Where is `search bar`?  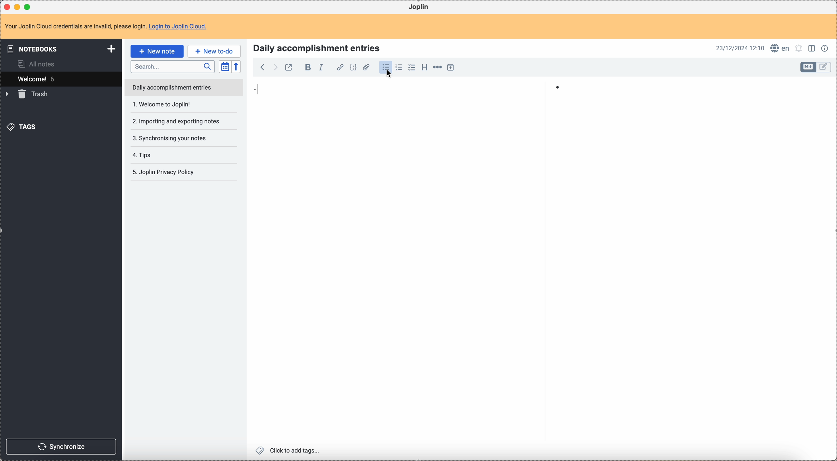
search bar is located at coordinates (172, 66).